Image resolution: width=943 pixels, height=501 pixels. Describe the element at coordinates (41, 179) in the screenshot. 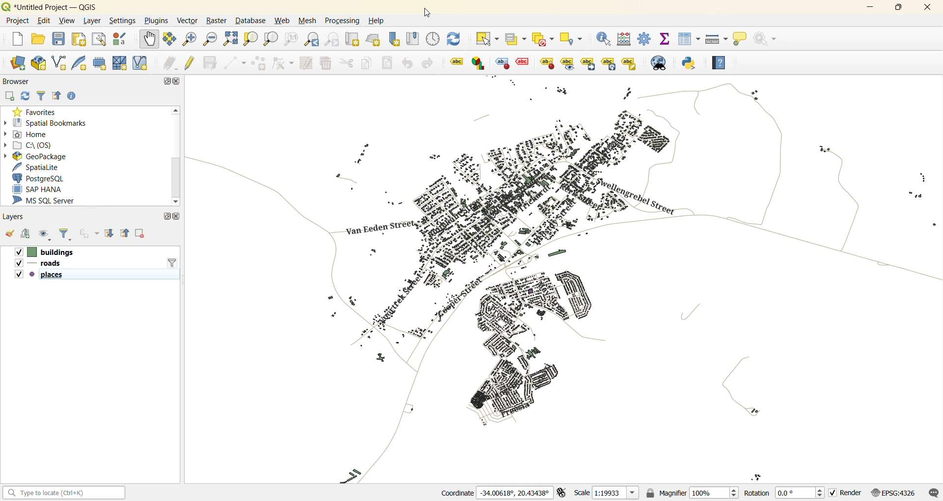

I see `postgresql` at that location.